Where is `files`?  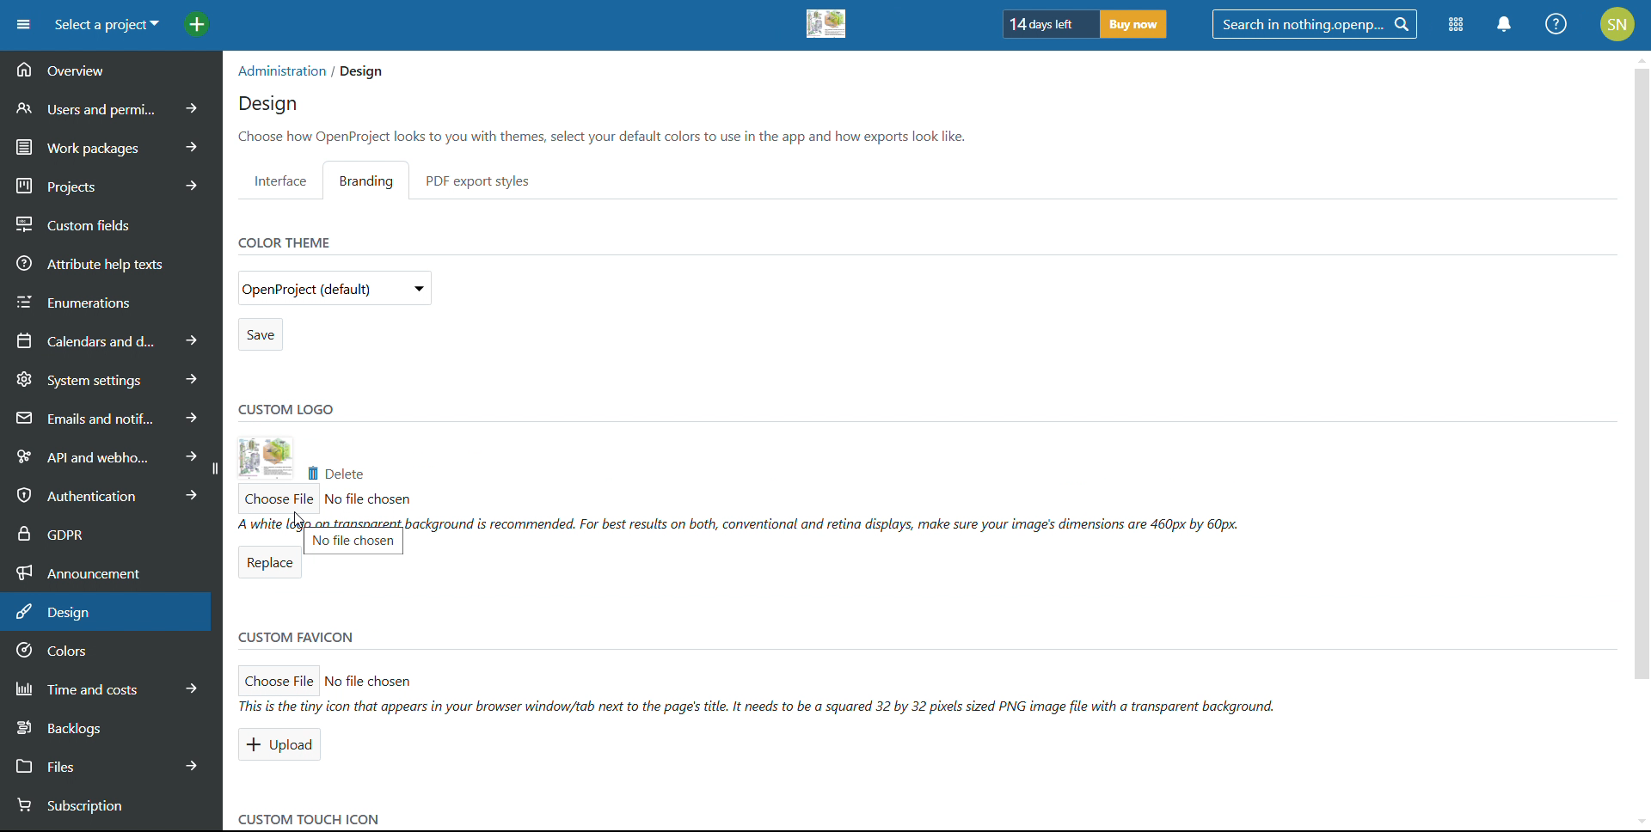
files is located at coordinates (107, 764).